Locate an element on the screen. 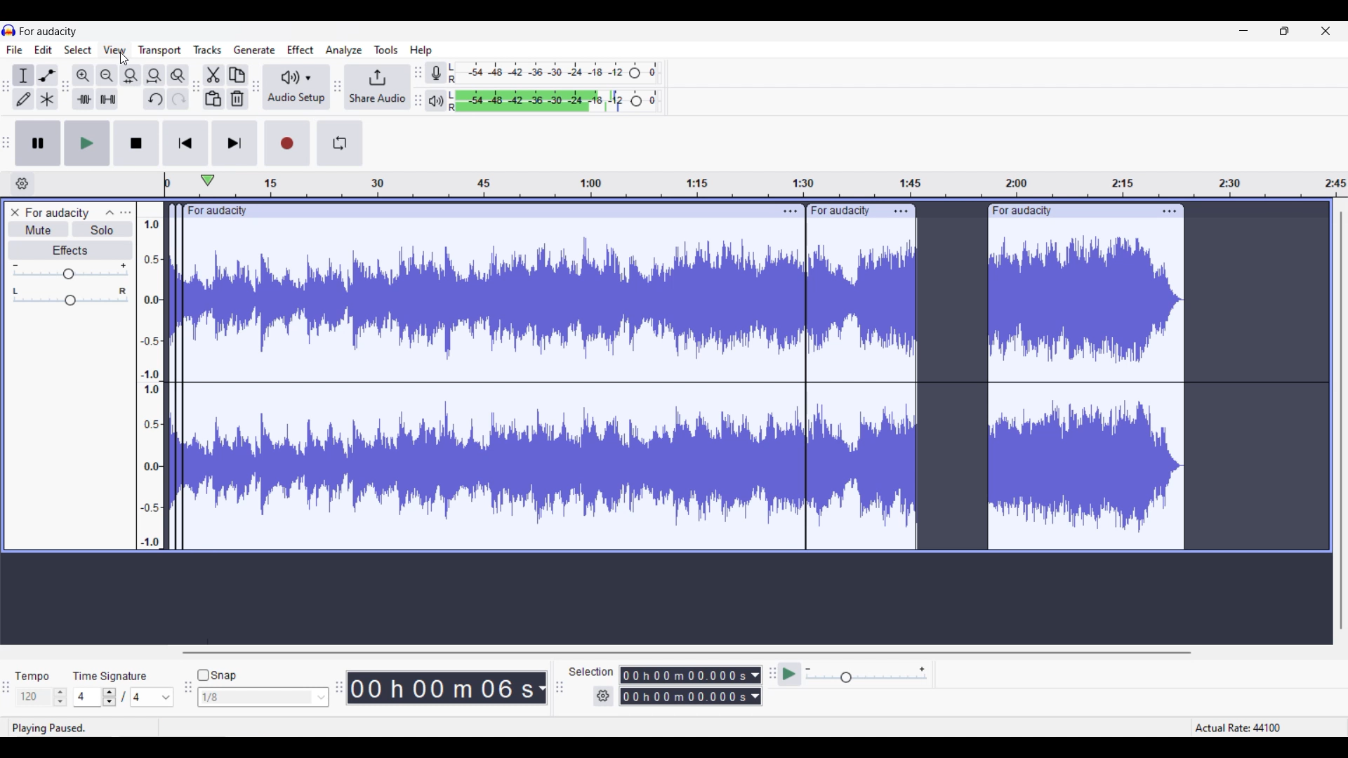 Image resolution: width=1348 pixels, height=758 pixels. Edit menu is located at coordinates (44, 50).